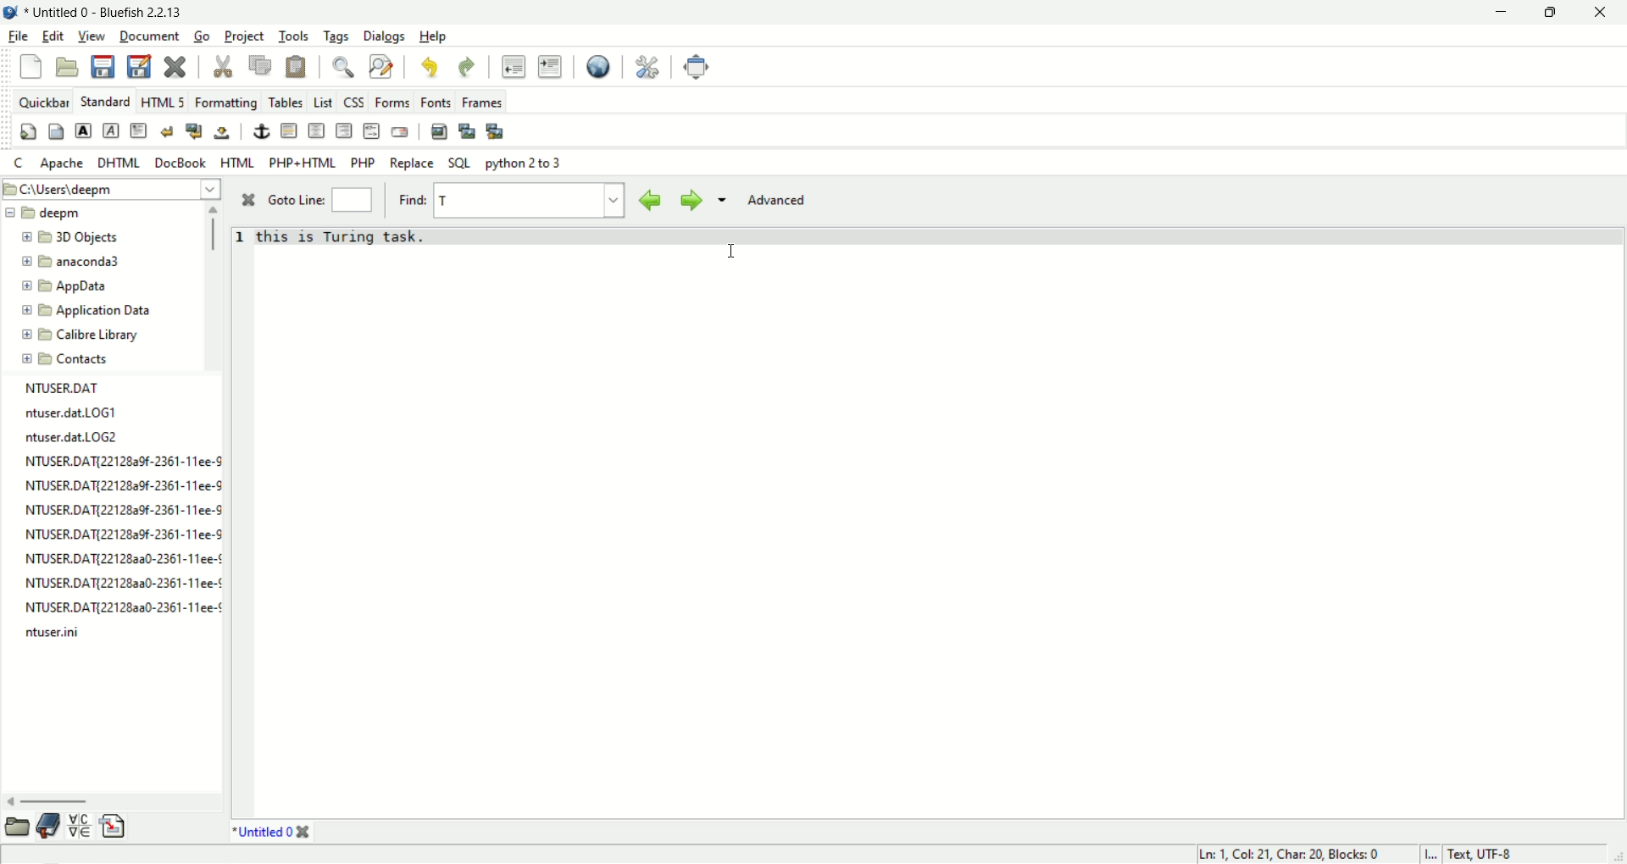  Describe the element at coordinates (113, 131) in the screenshot. I see `emphasis` at that location.